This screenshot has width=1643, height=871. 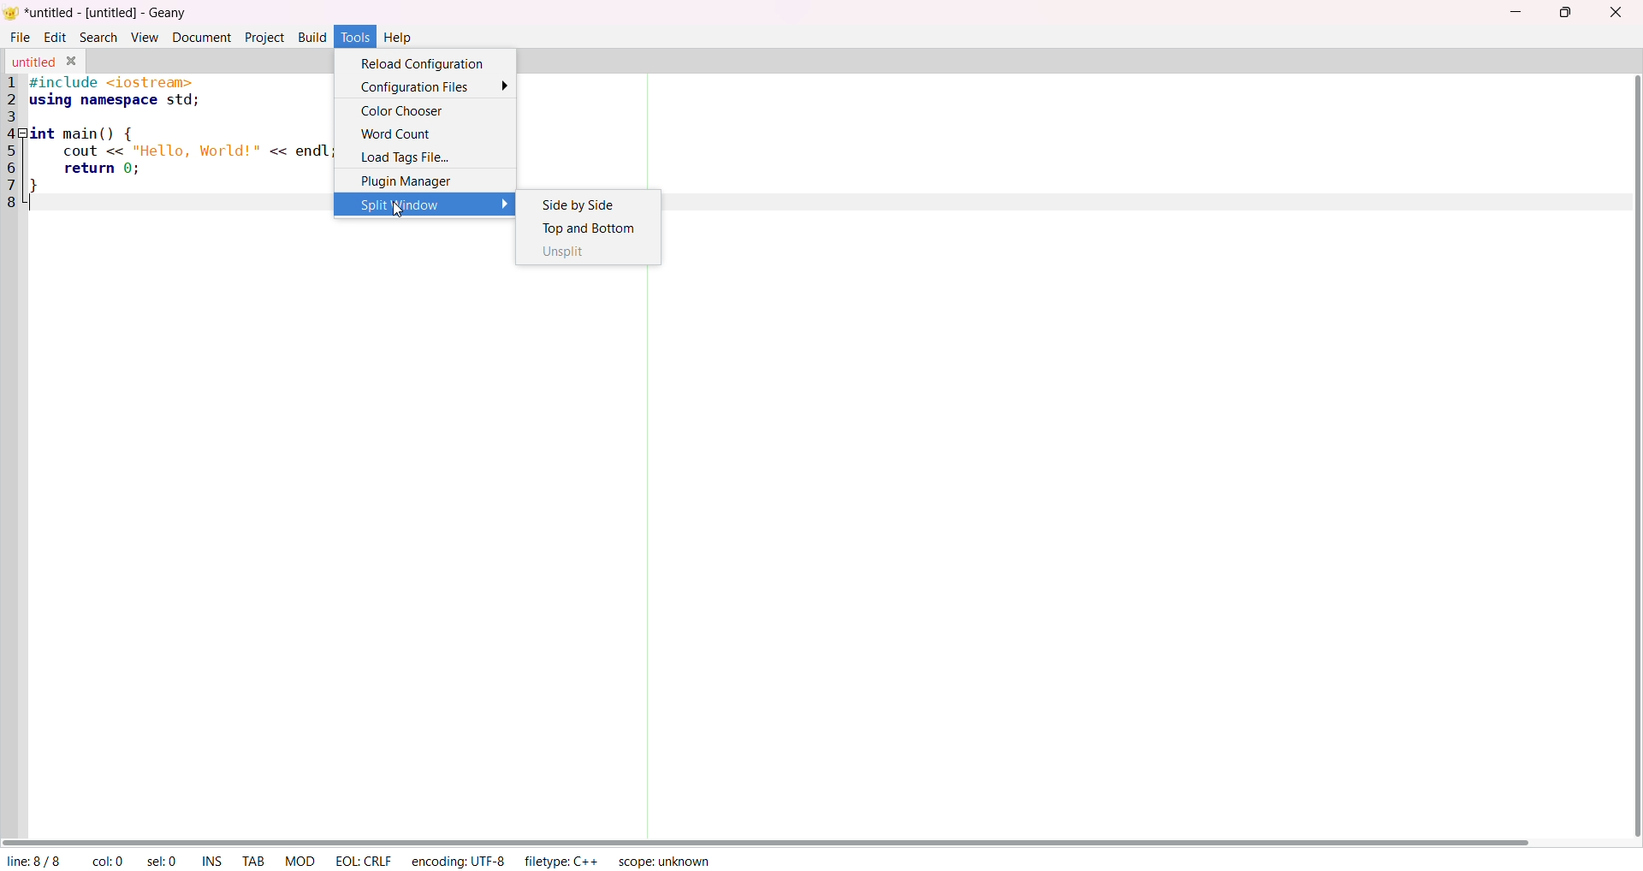 I want to click on col: 0, so click(x=104, y=860).